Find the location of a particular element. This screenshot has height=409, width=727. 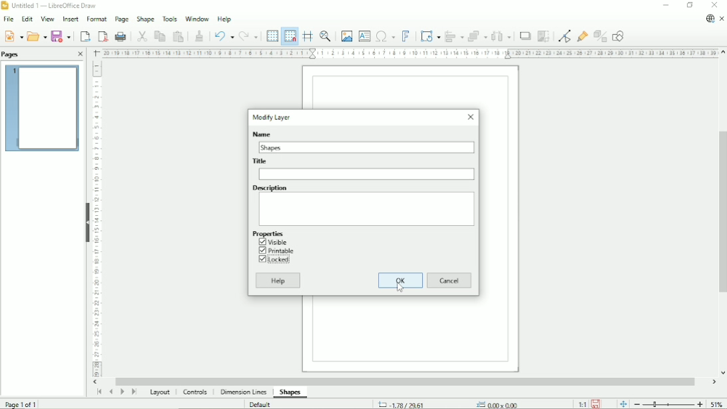

0.00x0.00 is located at coordinates (496, 404).